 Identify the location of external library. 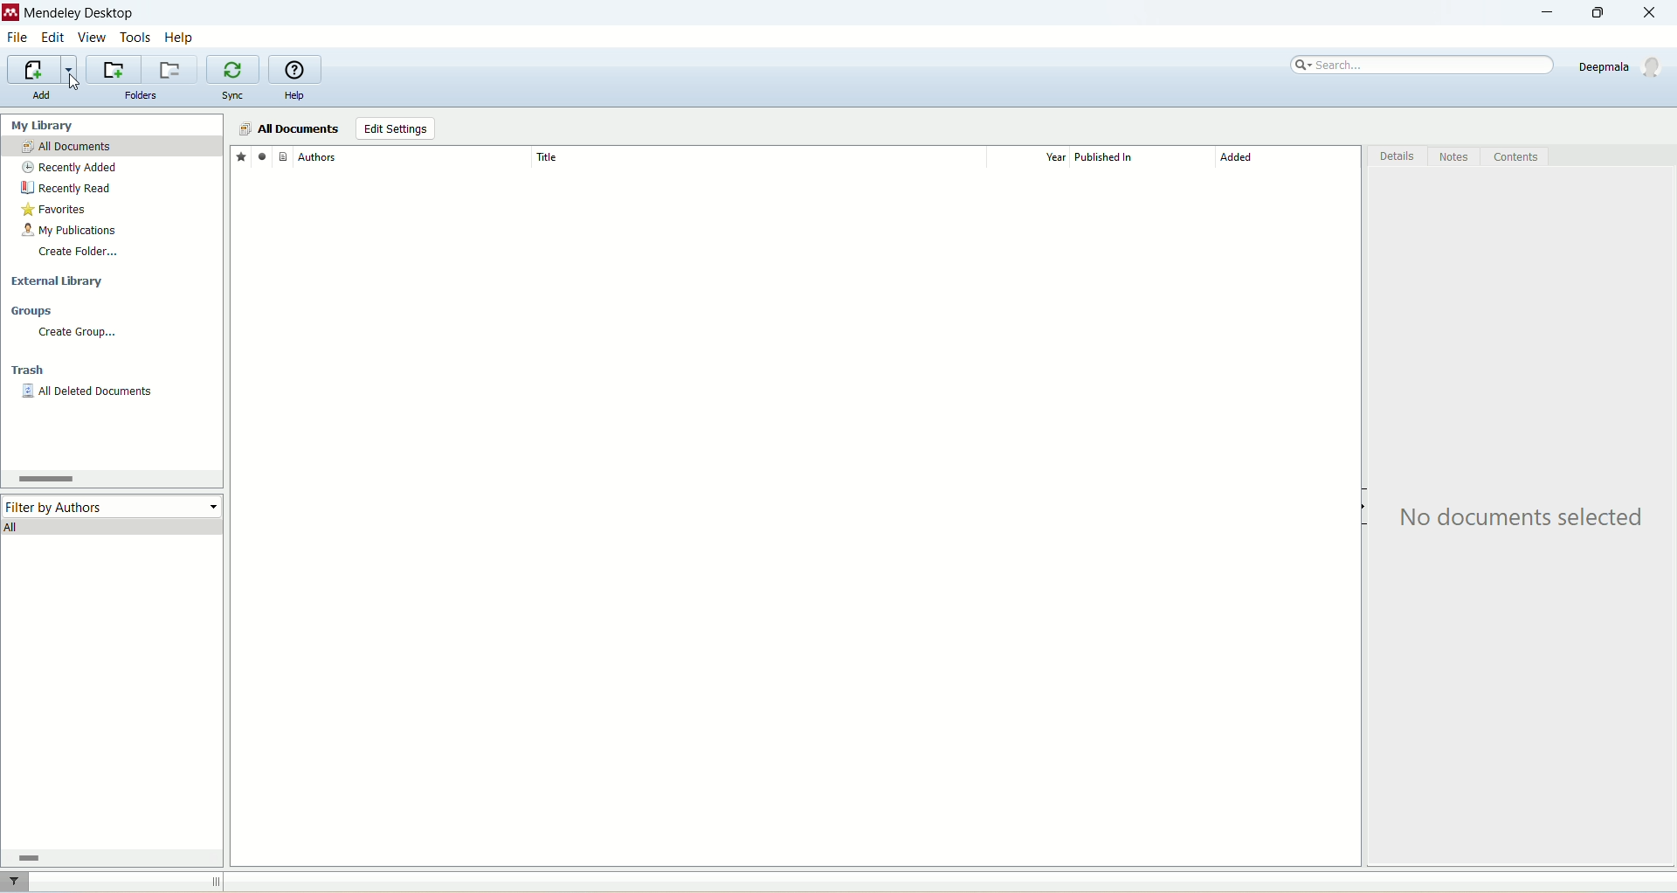
(60, 282).